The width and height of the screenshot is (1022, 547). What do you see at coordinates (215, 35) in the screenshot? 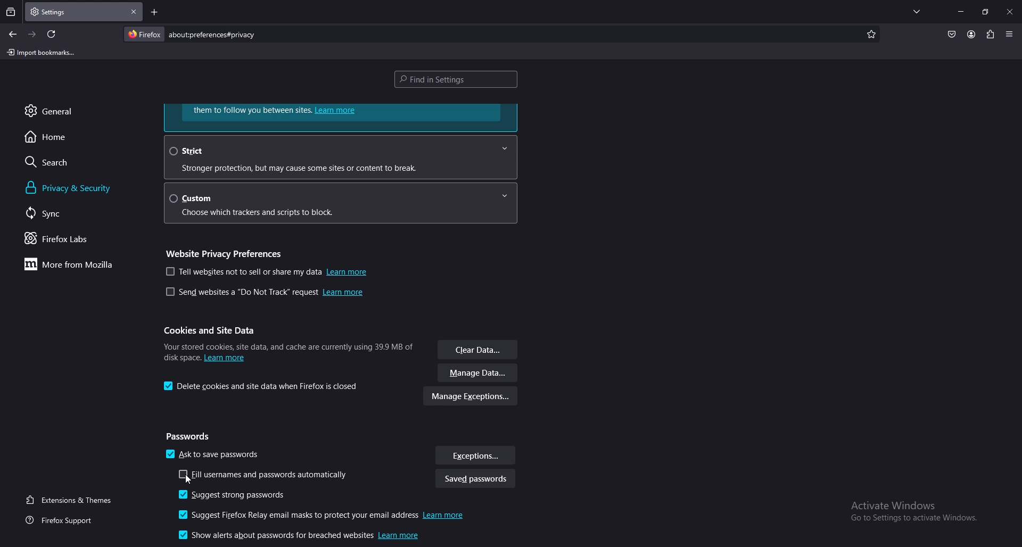
I see `search bar` at bounding box center [215, 35].